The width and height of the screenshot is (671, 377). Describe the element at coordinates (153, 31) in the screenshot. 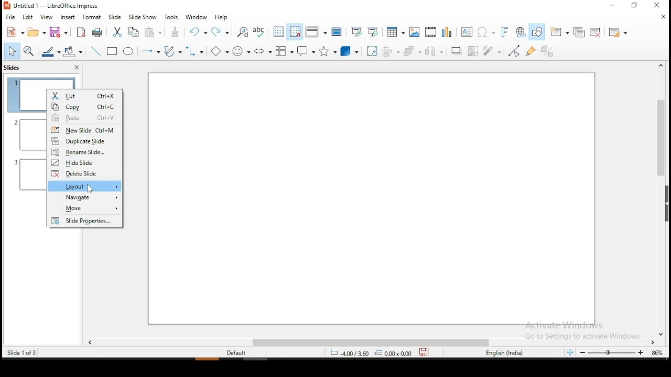

I see `paste` at that location.